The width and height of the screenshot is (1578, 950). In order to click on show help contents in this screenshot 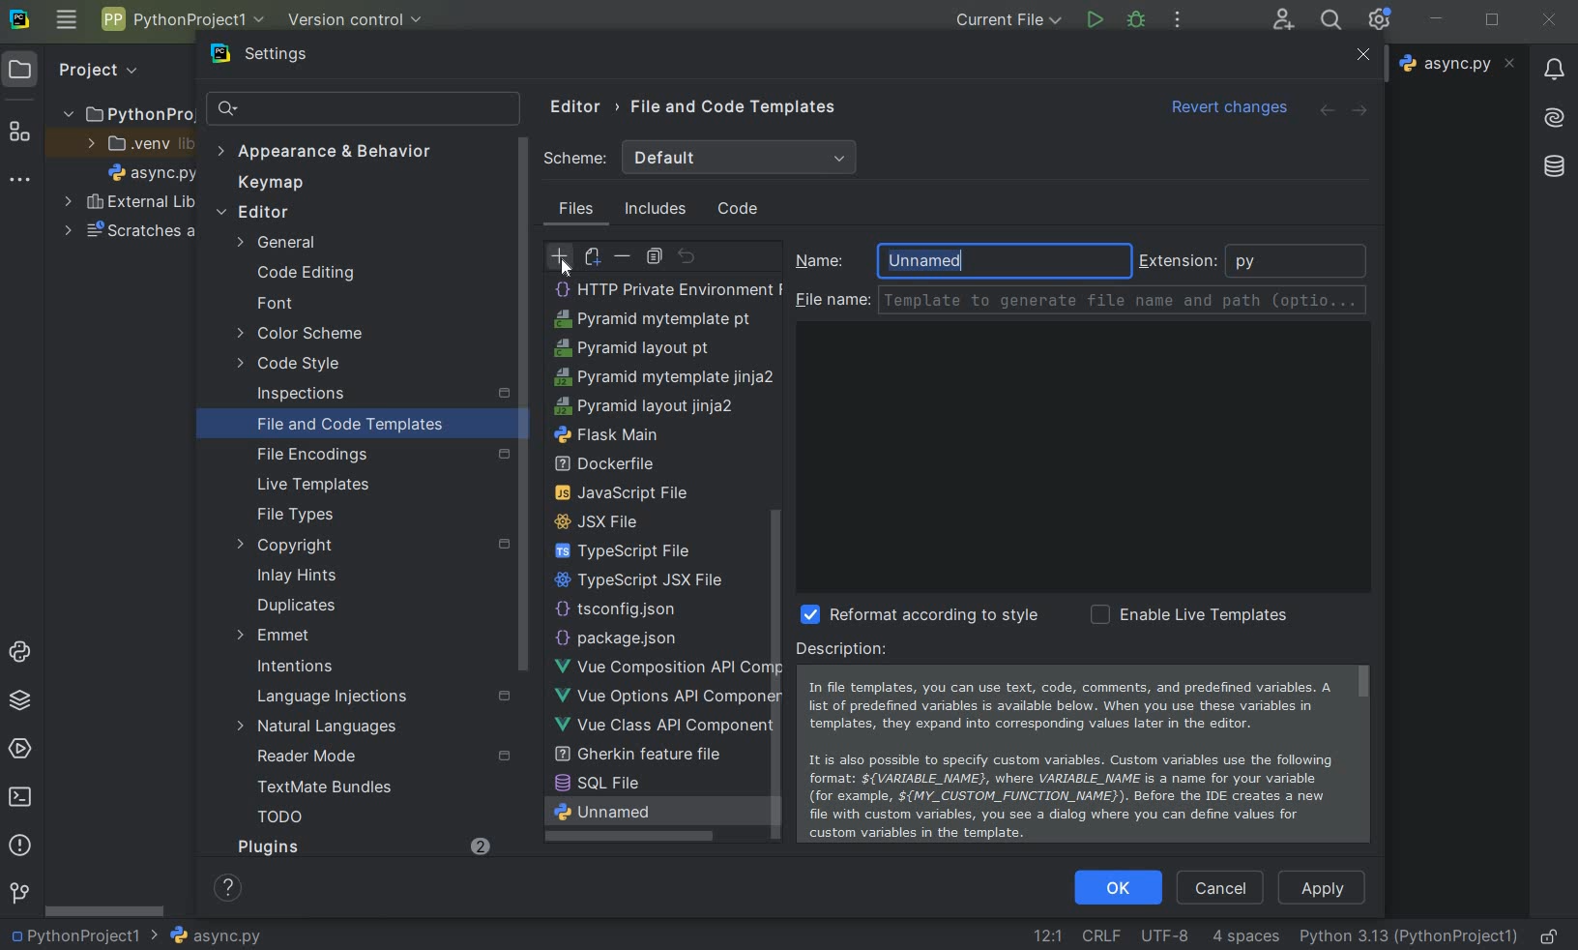, I will do `click(232, 891)`.